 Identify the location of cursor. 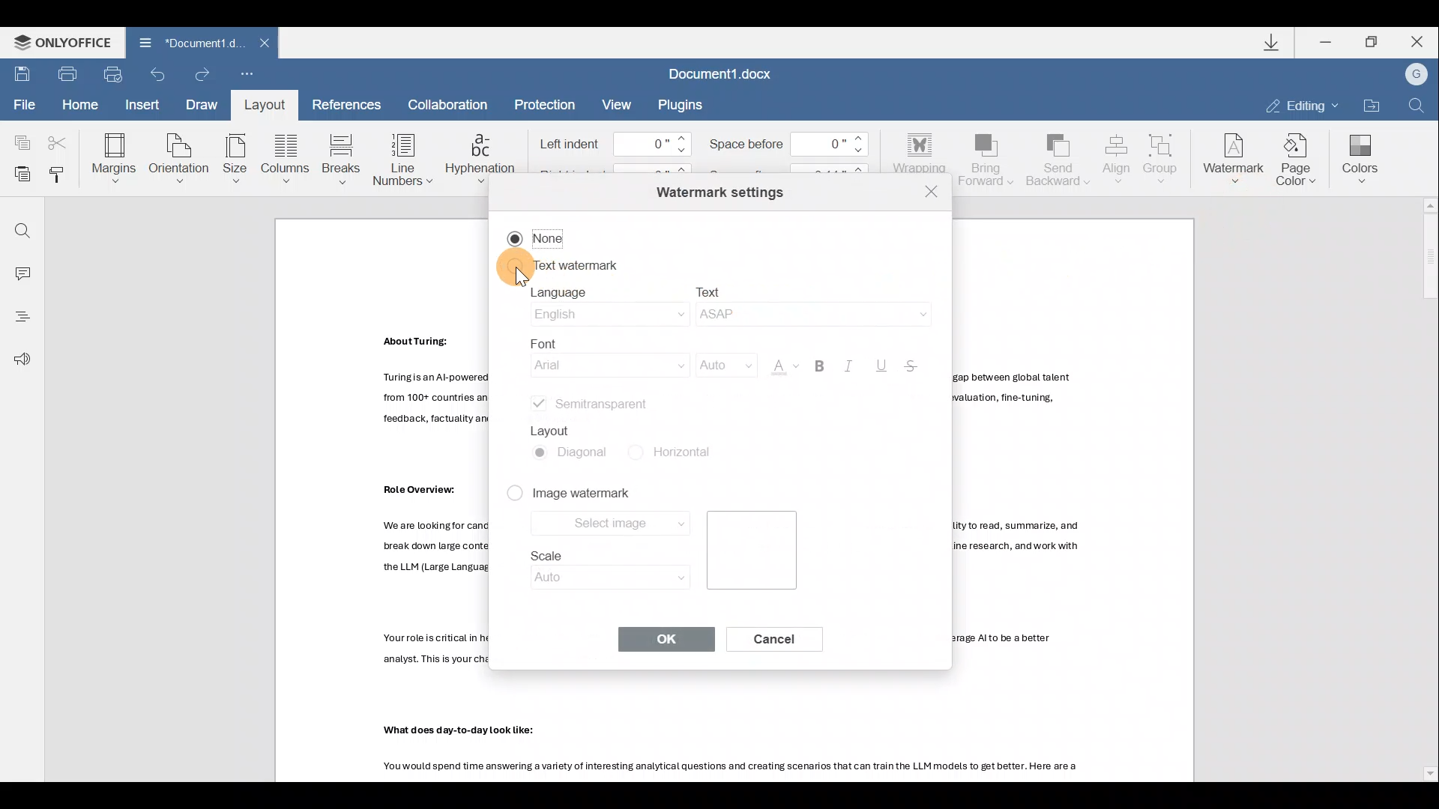
(524, 282).